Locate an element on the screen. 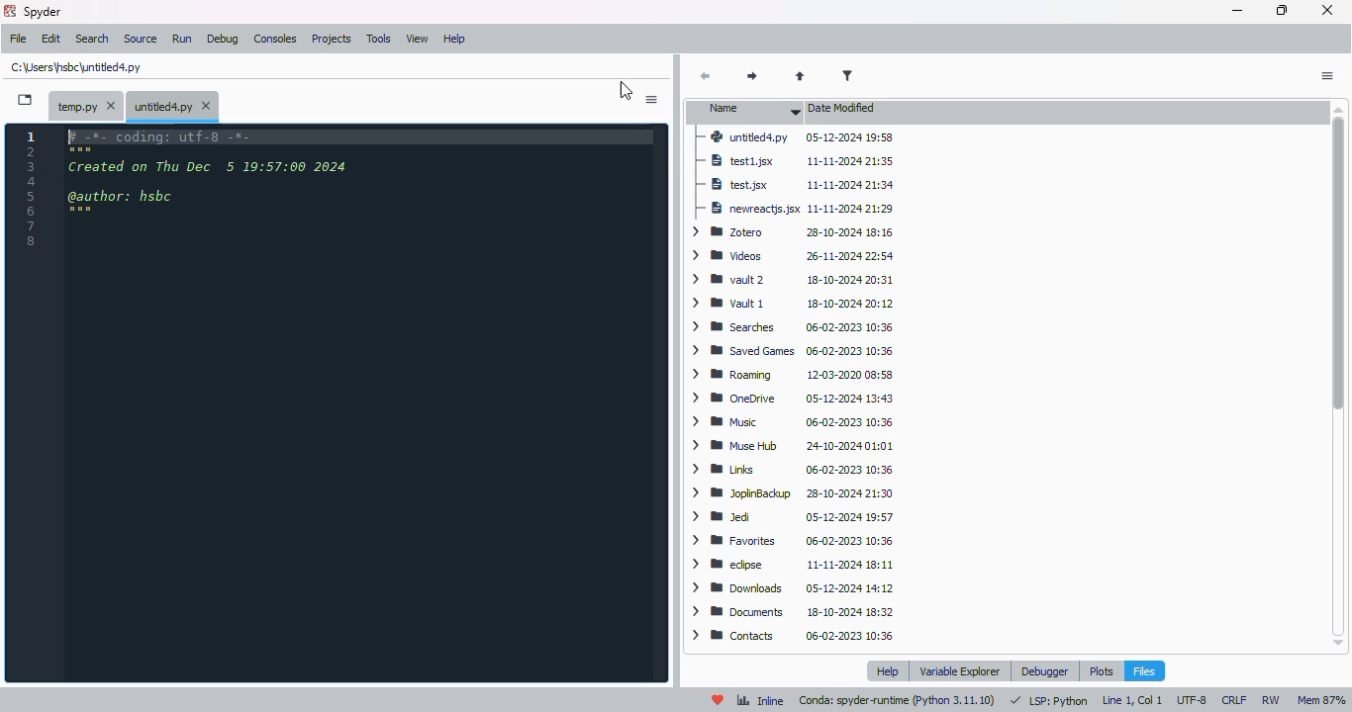 This screenshot has width=1352, height=712. help is located at coordinates (891, 670).